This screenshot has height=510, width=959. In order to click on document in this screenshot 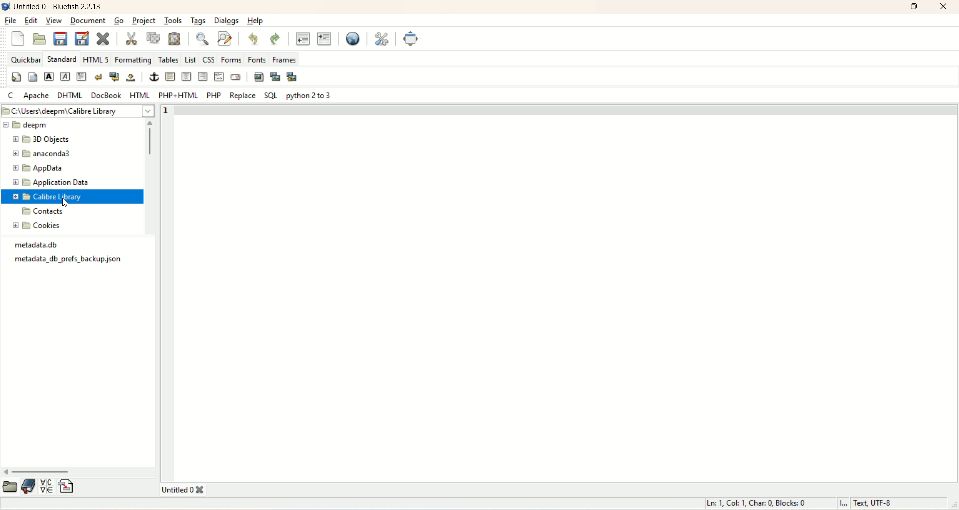, I will do `click(87, 21)`.